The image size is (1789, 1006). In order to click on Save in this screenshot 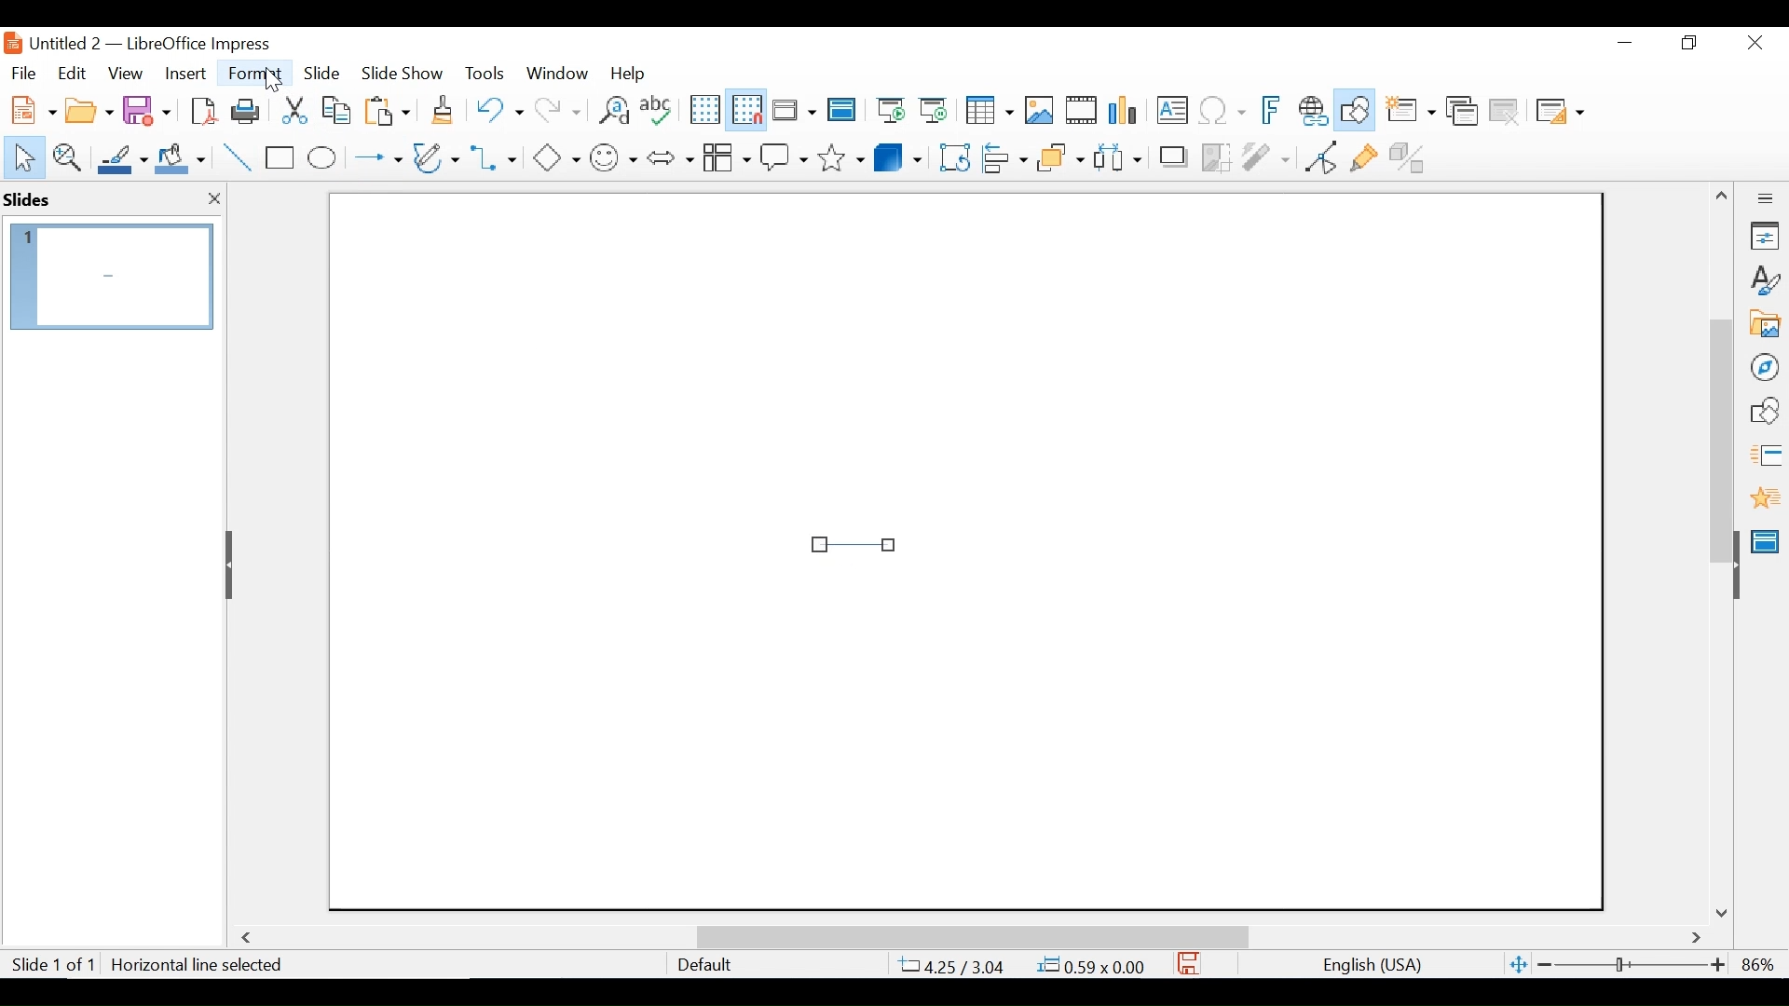, I will do `click(149, 109)`.